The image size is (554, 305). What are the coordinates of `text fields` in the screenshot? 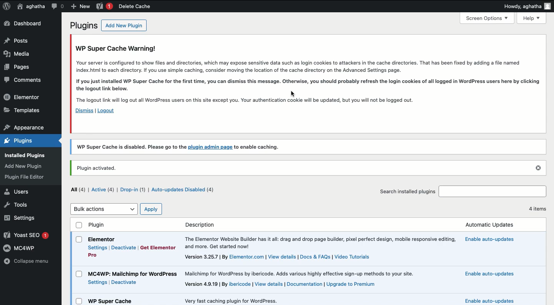 It's located at (493, 192).